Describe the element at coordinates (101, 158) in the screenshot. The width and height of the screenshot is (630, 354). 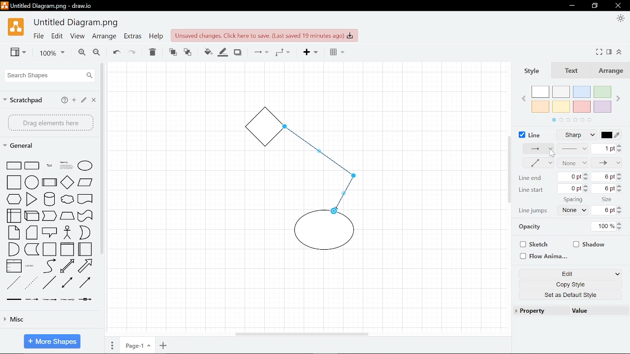
I see `scroll bar` at that location.